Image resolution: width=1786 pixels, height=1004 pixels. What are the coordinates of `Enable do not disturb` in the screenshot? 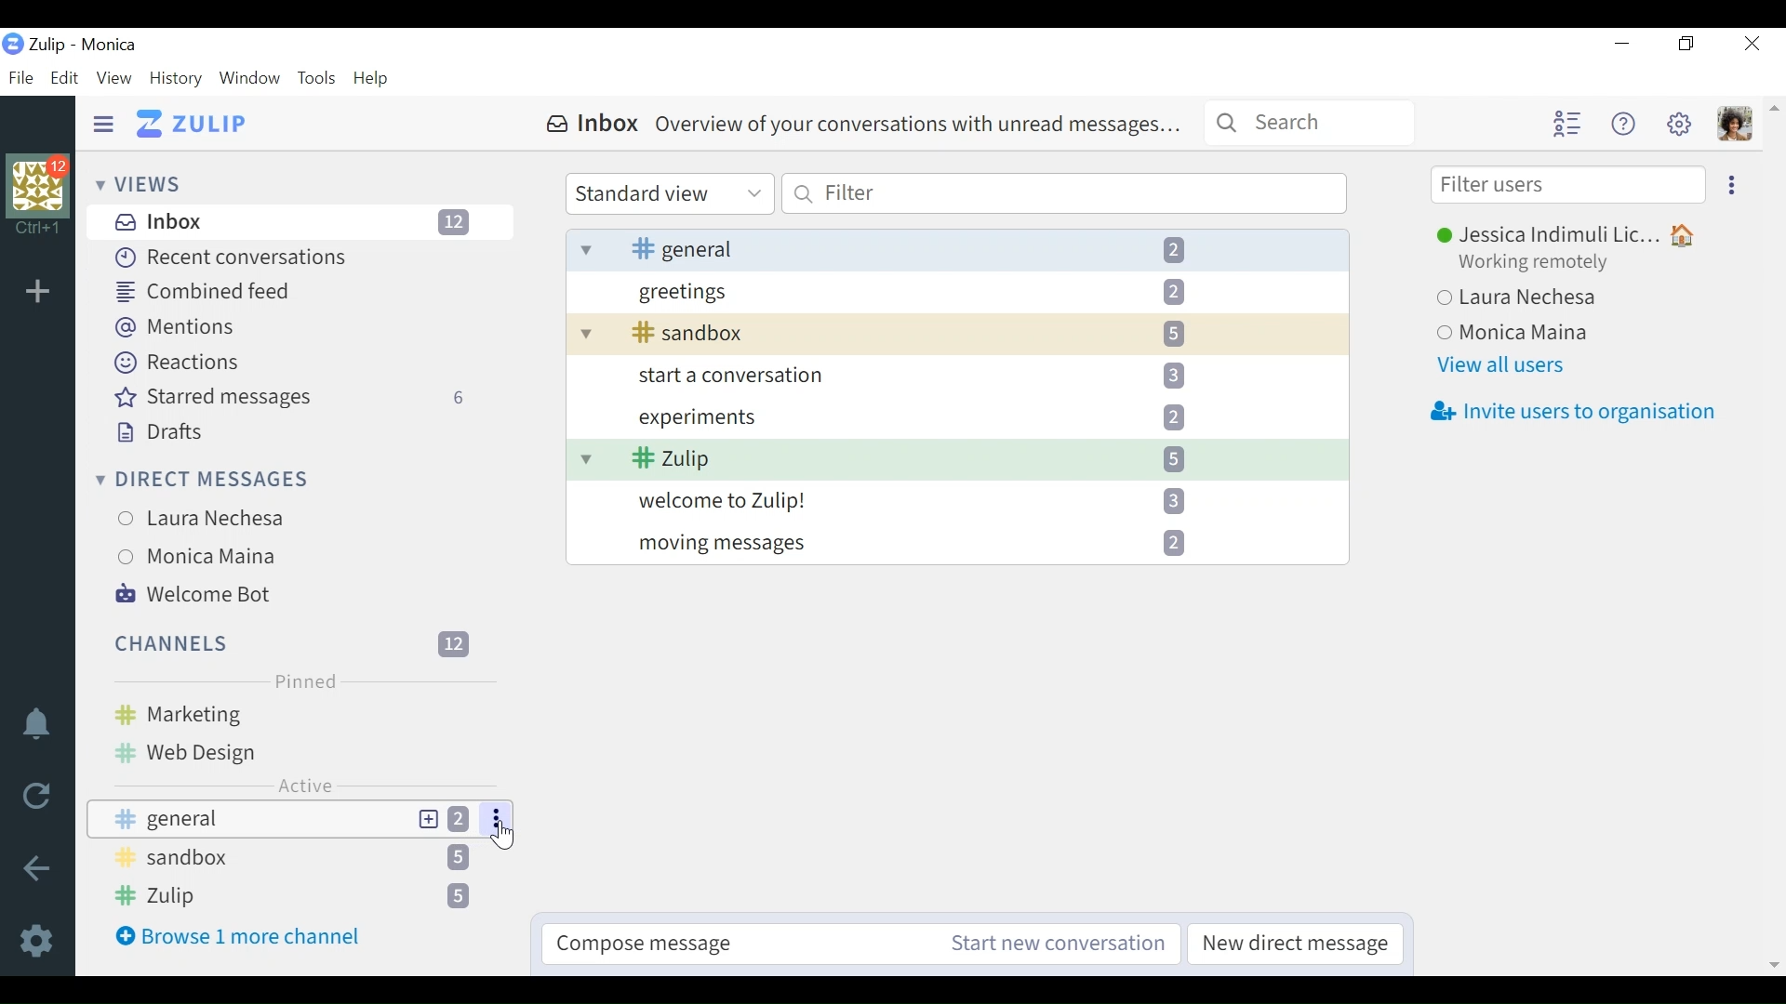 It's located at (41, 727).